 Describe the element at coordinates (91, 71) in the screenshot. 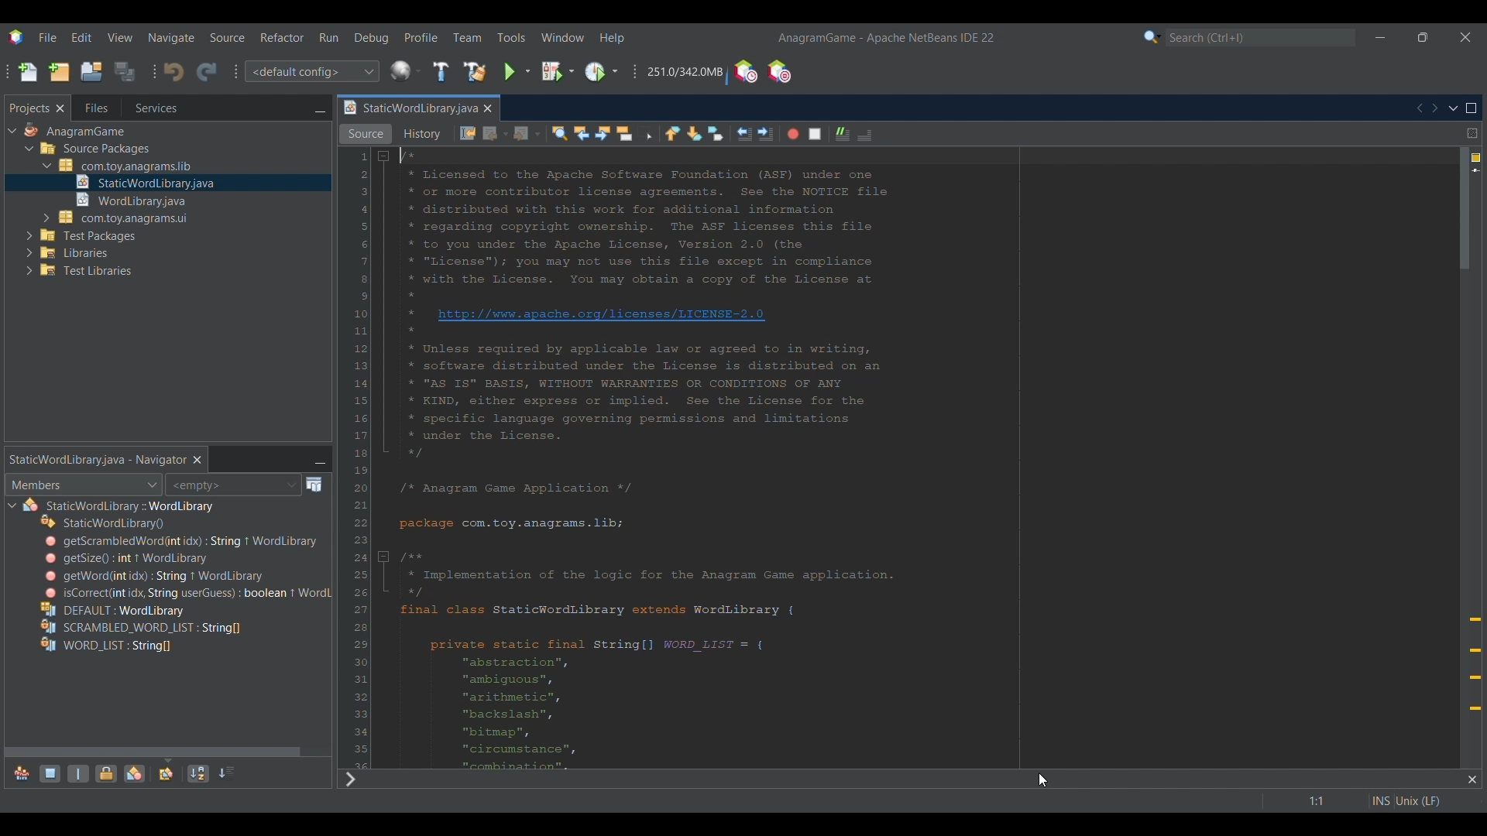

I see `Open project` at that location.